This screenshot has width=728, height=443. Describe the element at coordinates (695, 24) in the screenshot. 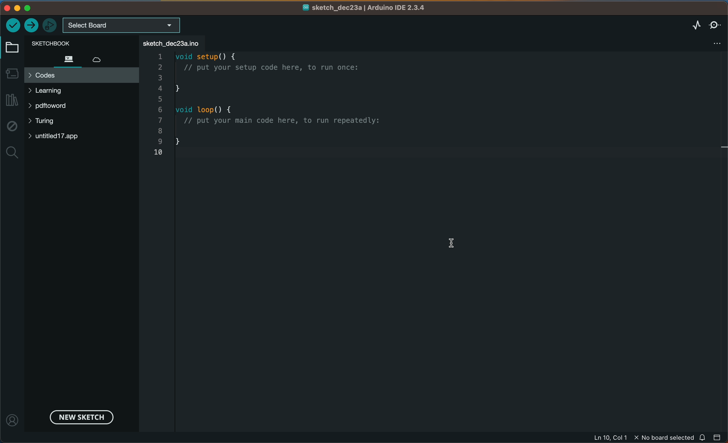

I see `serial plotter` at that location.